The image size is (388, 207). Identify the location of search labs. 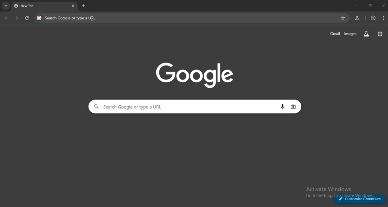
(357, 18).